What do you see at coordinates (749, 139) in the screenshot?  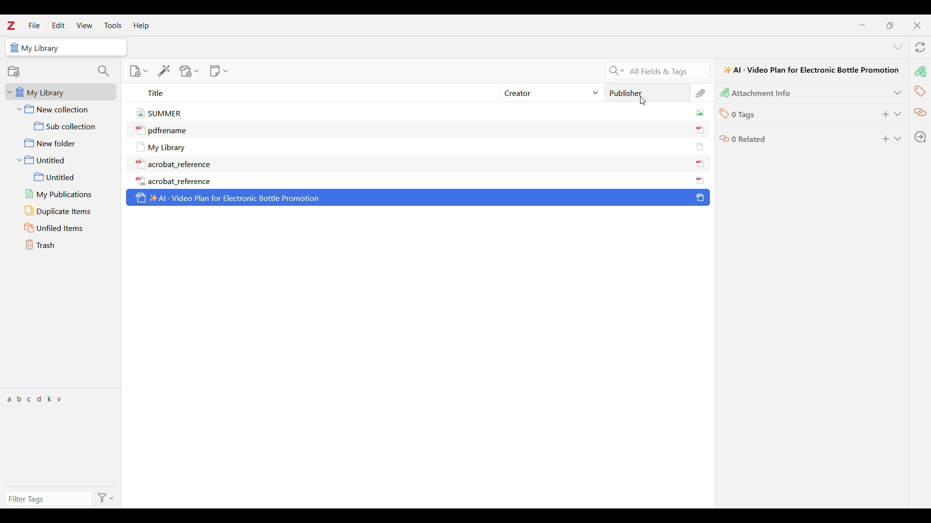 I see `0 Related` at bounding box center [749, 139].